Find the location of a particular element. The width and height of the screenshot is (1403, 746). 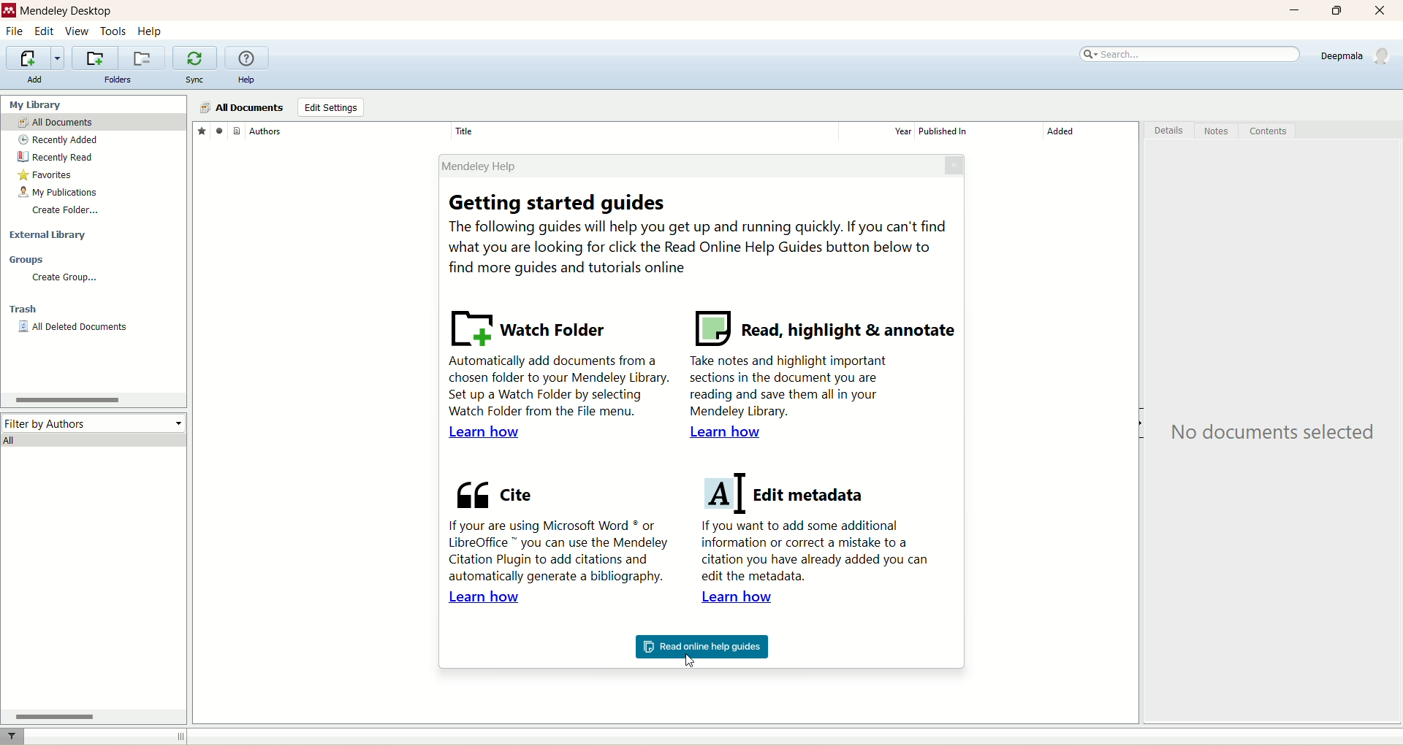

filter by authors is located at coordinates (95, 423).